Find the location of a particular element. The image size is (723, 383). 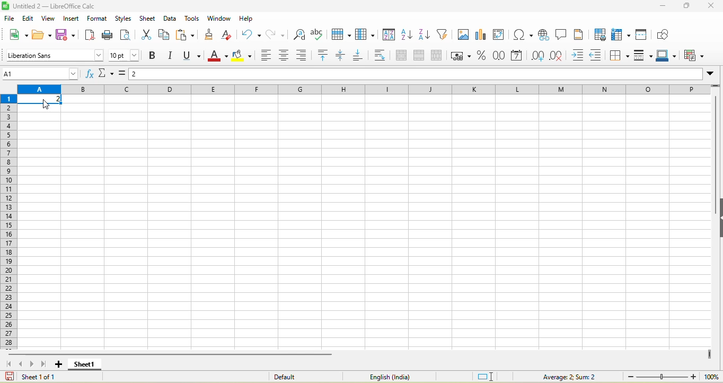

view is located at coordinates (50, 19).